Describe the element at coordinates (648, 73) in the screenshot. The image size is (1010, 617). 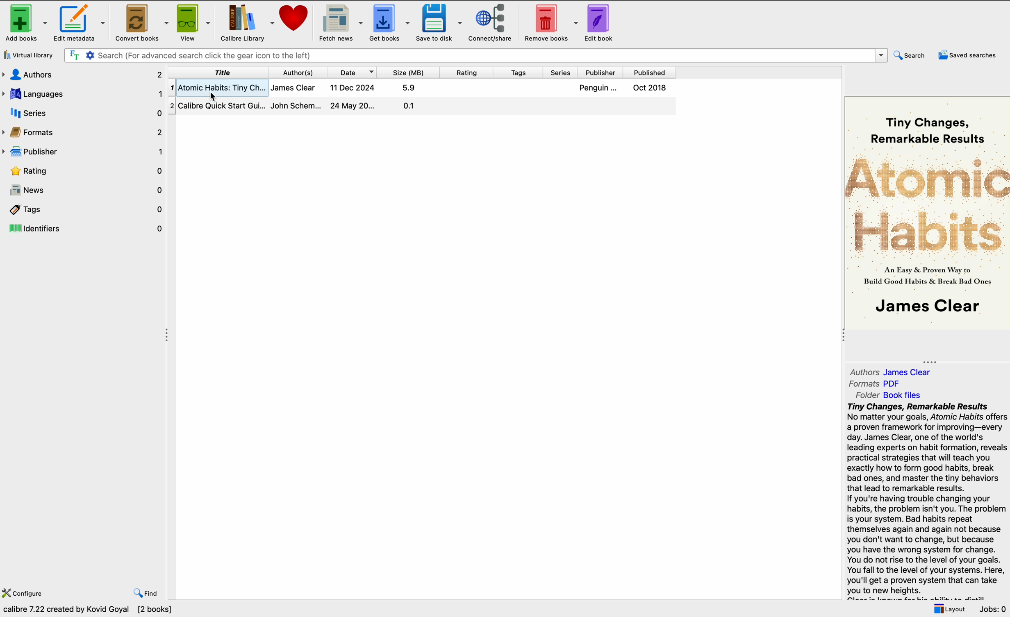
I see `published` at that location.